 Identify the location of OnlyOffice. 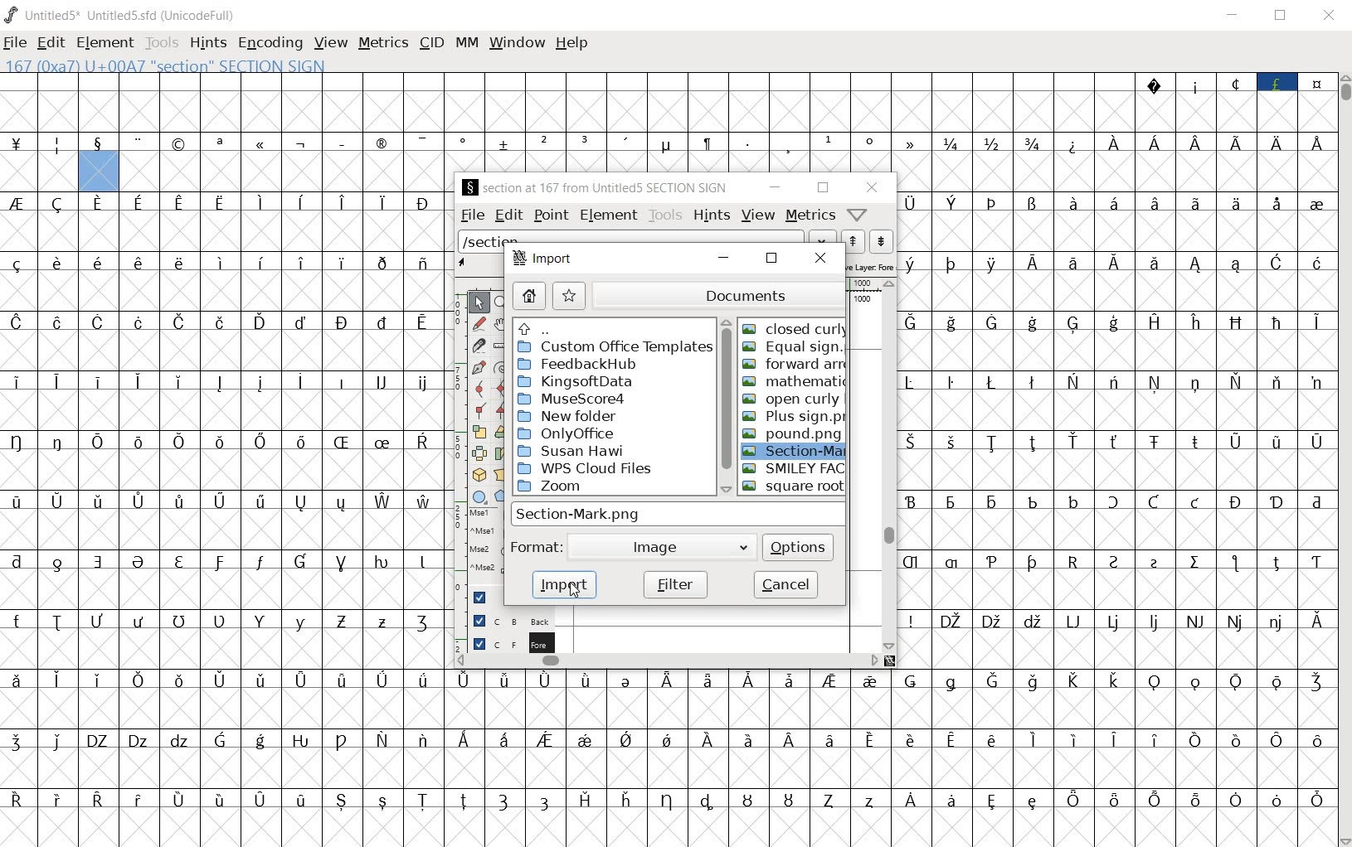
(569, 433).